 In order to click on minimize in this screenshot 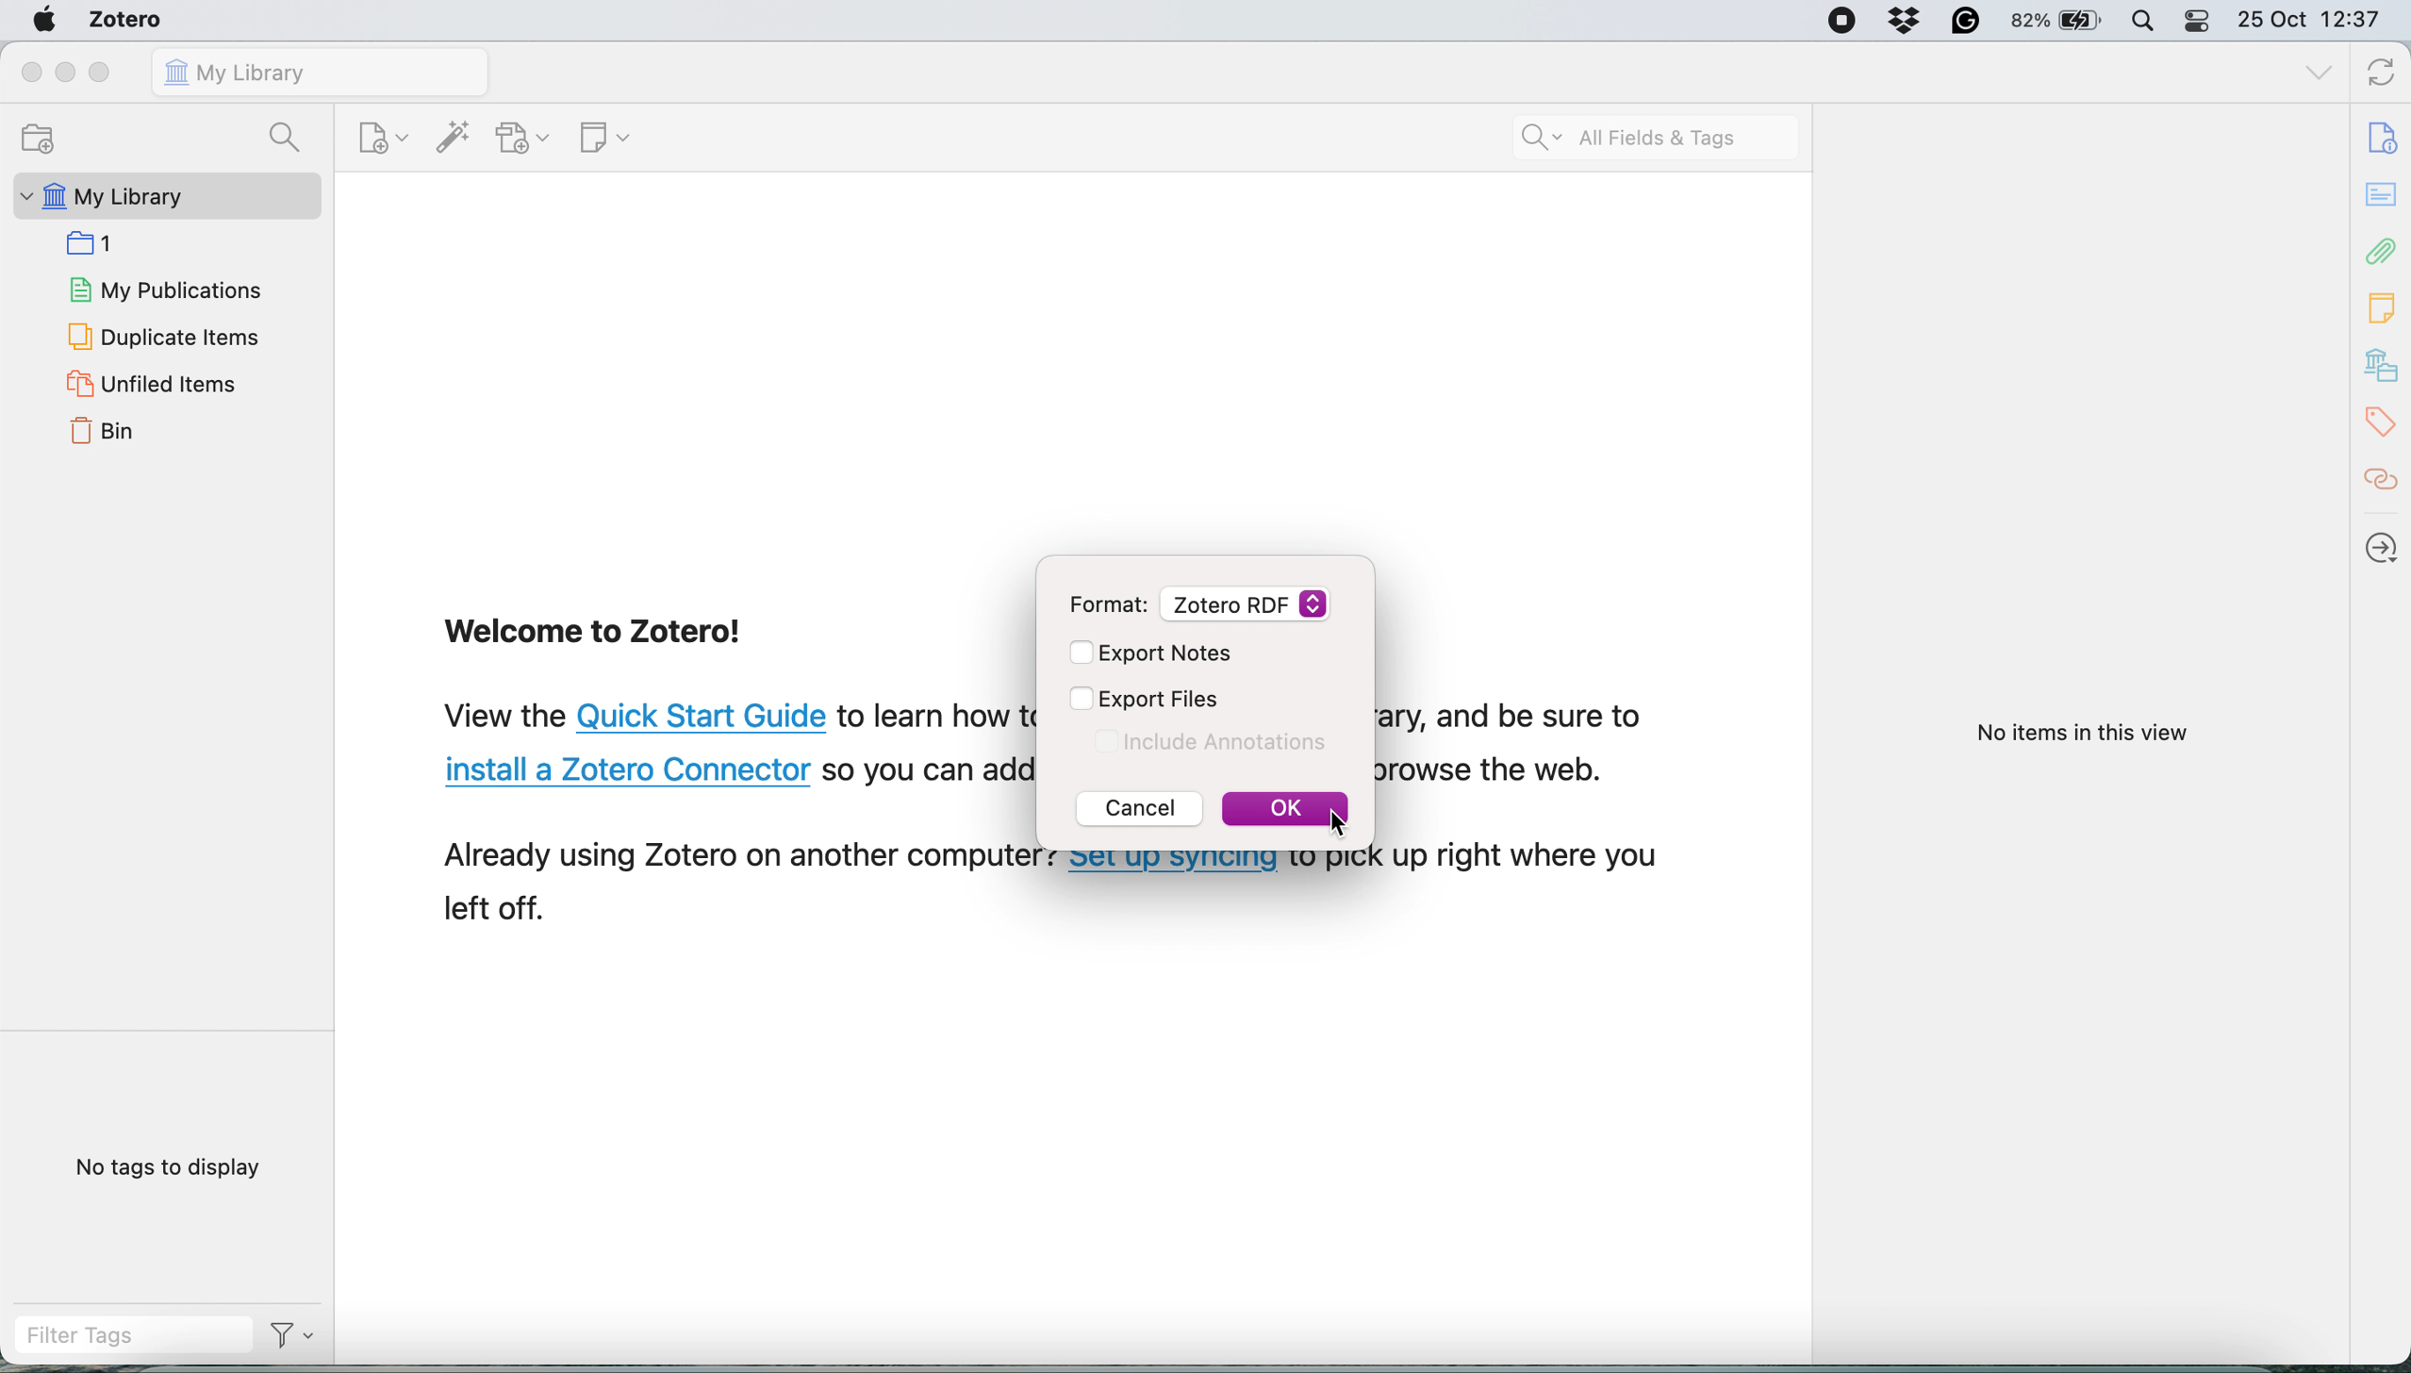, I will do `click(68, 75)`.